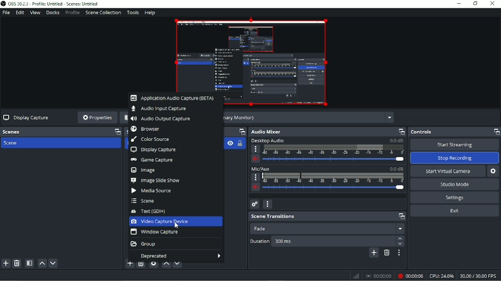 This screenshot has width=501, height=281. Describe the element at coordinates (151, 191) in the screenshot. I see `Media source` at that location.